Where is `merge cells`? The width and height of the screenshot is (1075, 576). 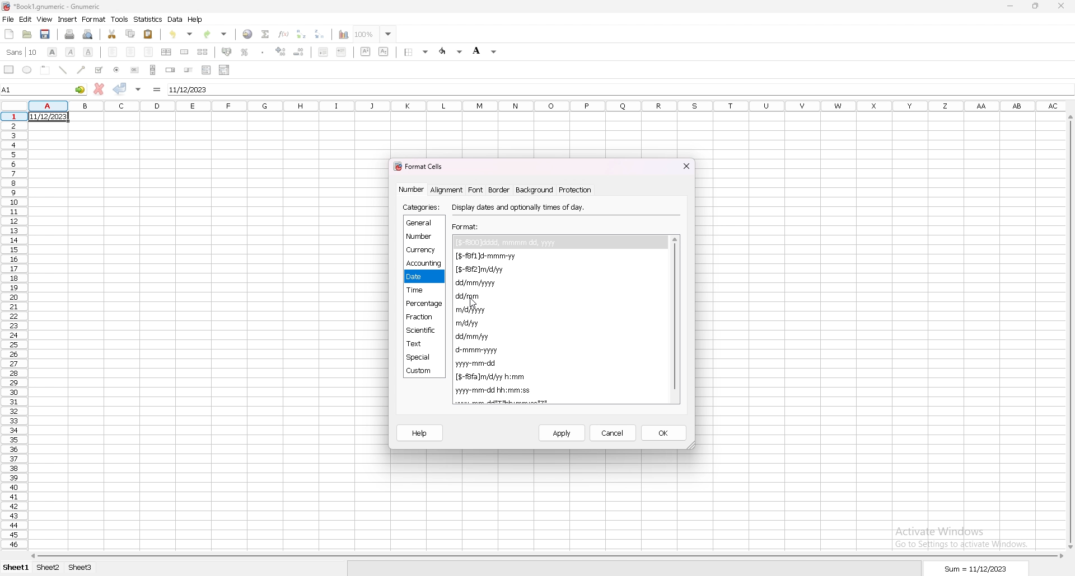
merge cells is located at coordinates (184, 53).